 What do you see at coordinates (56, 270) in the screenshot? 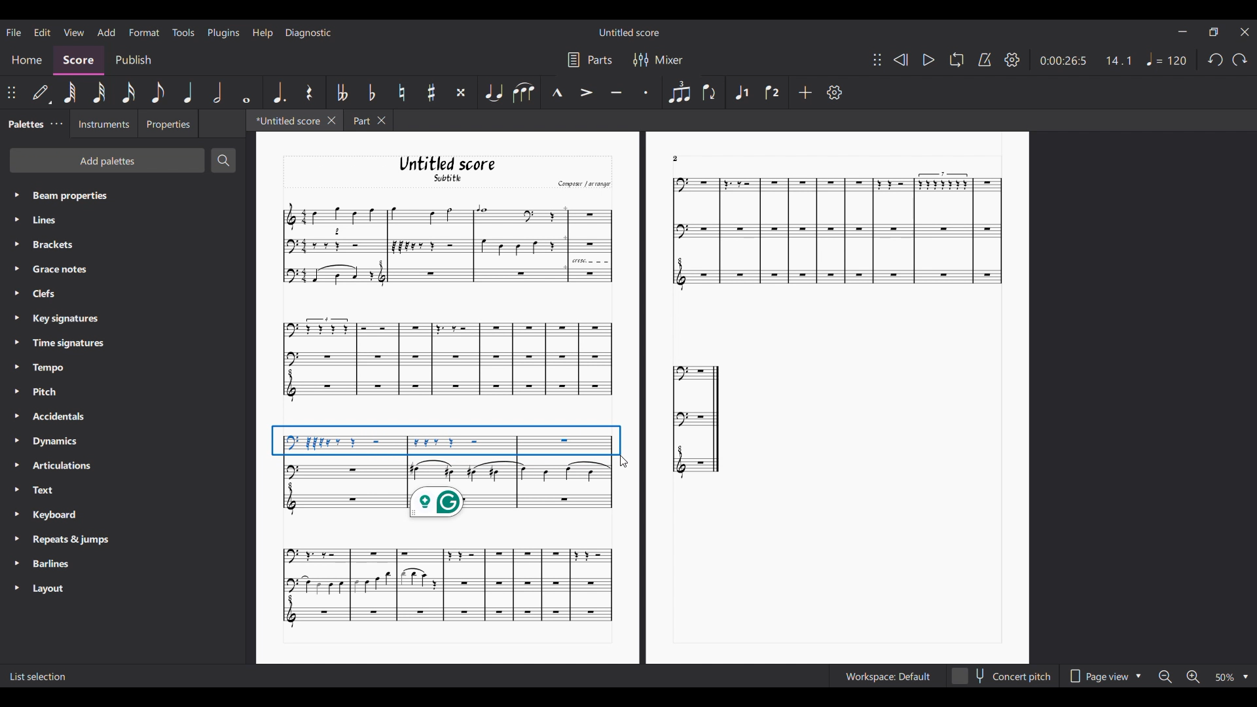
I see `» Grace notes` at bounding box center [56, 270].